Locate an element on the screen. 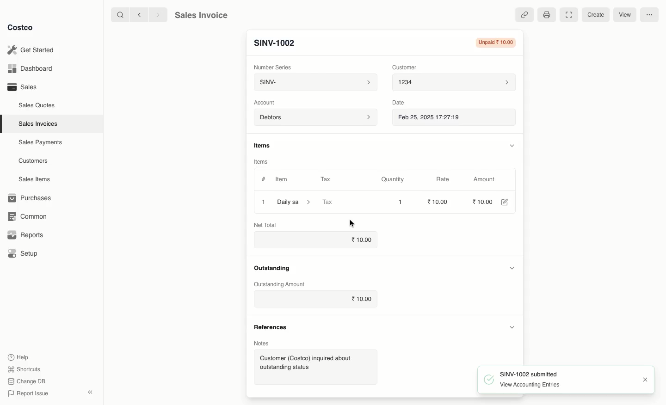 This screenshot has width=666, height=405. 10.00 is located at coordinates (360, 239).